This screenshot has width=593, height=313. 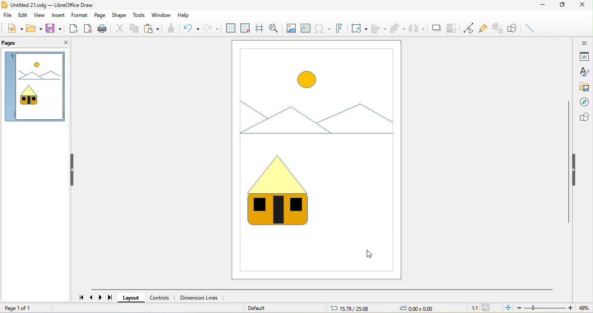 I want to click on hide, so click(x=70, y=170).